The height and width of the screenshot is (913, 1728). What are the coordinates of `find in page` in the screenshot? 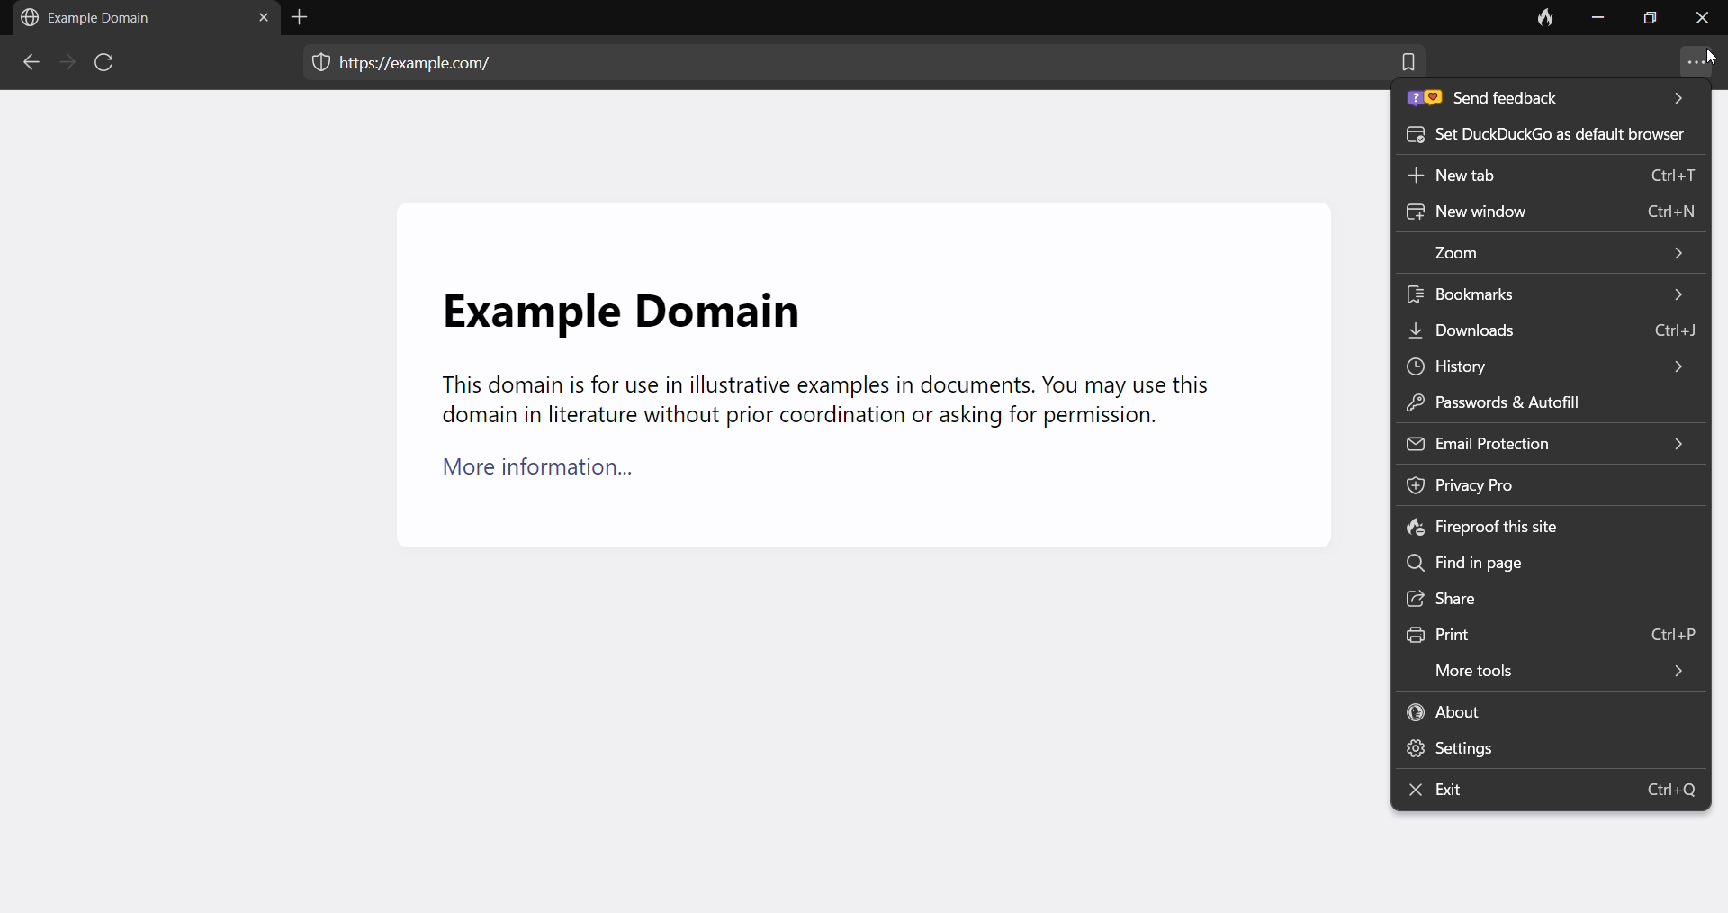 It's located at (1547, 561).